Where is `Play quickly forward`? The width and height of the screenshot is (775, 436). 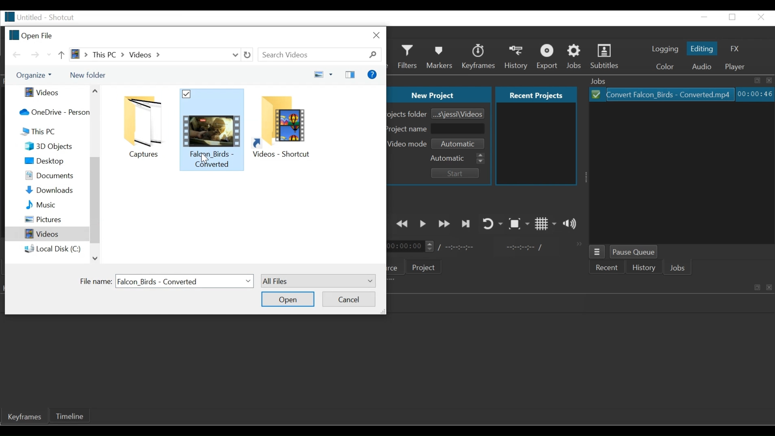
Play quickly forward is located at coordinates (444, 224).